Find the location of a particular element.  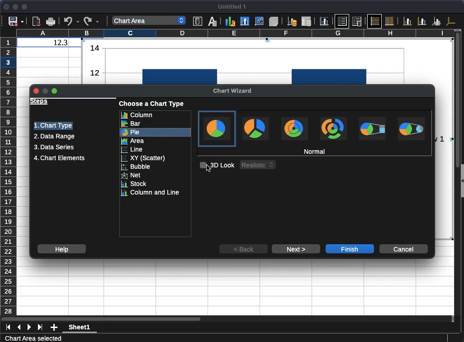

net is located at coordinates (156, 176).